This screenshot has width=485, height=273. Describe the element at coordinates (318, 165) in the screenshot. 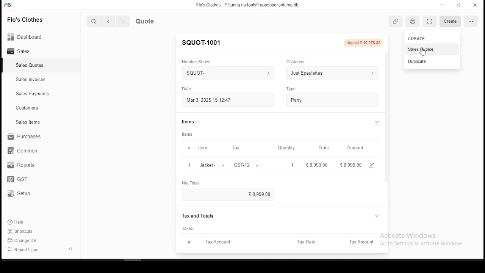

I see `8,999 00` at that location.